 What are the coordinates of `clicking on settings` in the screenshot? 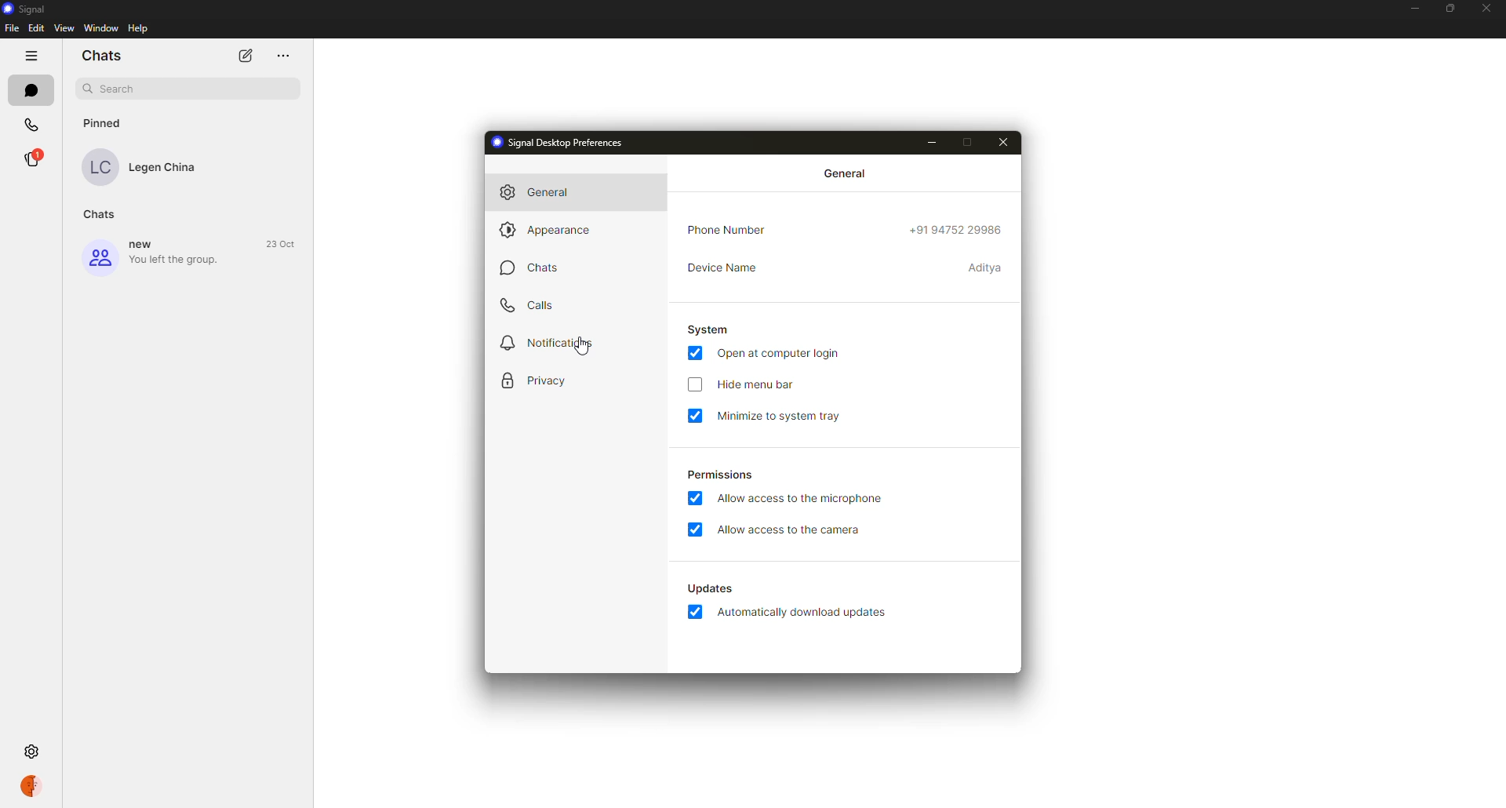 It's located at (31, 752).